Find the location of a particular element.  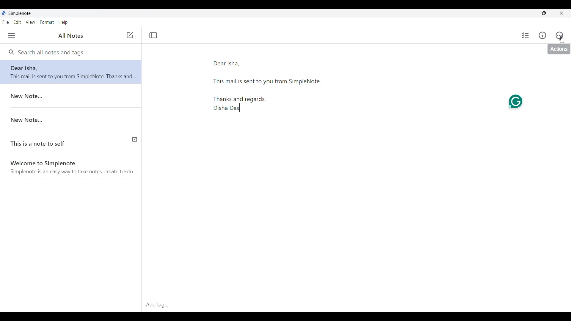

File is located at coordinates (6, 22).